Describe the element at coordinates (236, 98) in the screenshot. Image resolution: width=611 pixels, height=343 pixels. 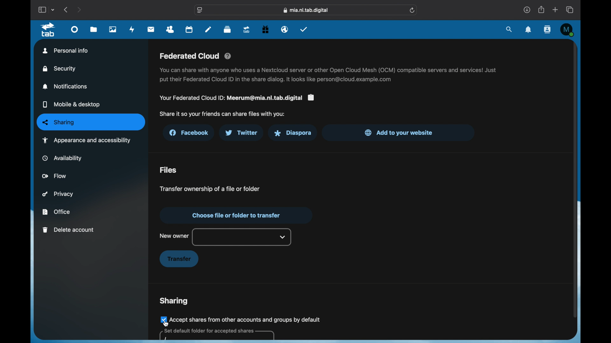
I see `info` at that location.